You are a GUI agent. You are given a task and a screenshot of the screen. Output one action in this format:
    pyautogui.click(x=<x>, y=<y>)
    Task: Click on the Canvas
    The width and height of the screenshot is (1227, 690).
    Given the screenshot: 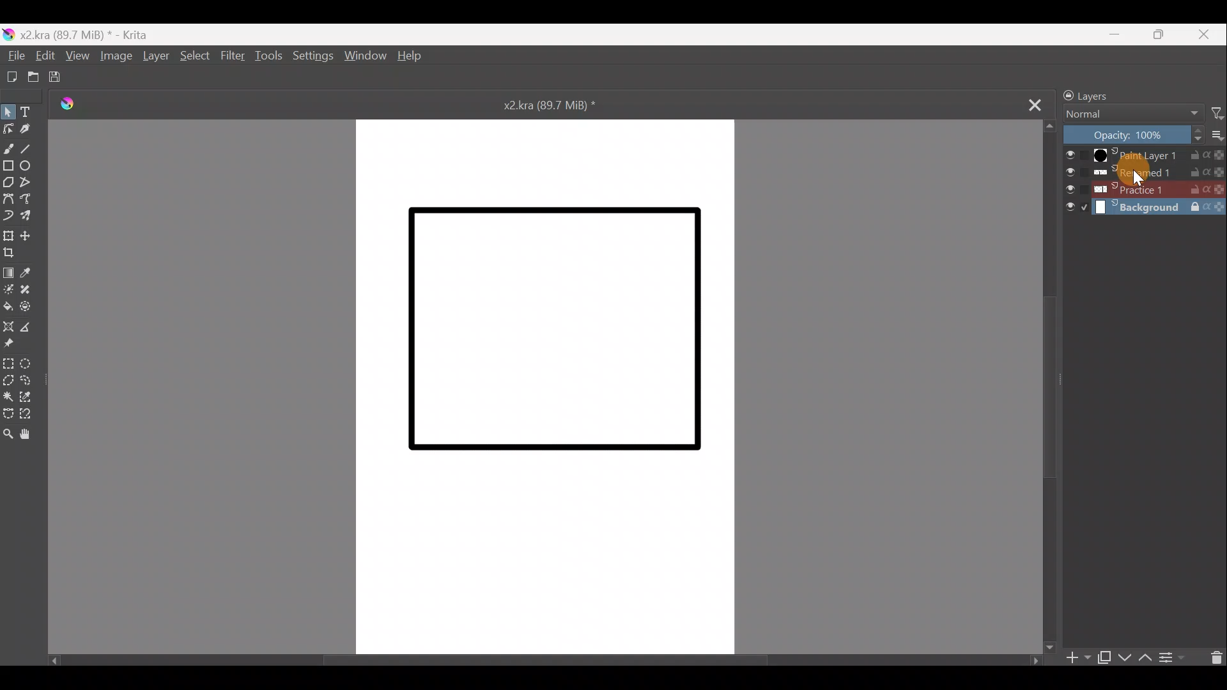 What is the action you would take?
    pyautogui.click(x=548, y=385)
    